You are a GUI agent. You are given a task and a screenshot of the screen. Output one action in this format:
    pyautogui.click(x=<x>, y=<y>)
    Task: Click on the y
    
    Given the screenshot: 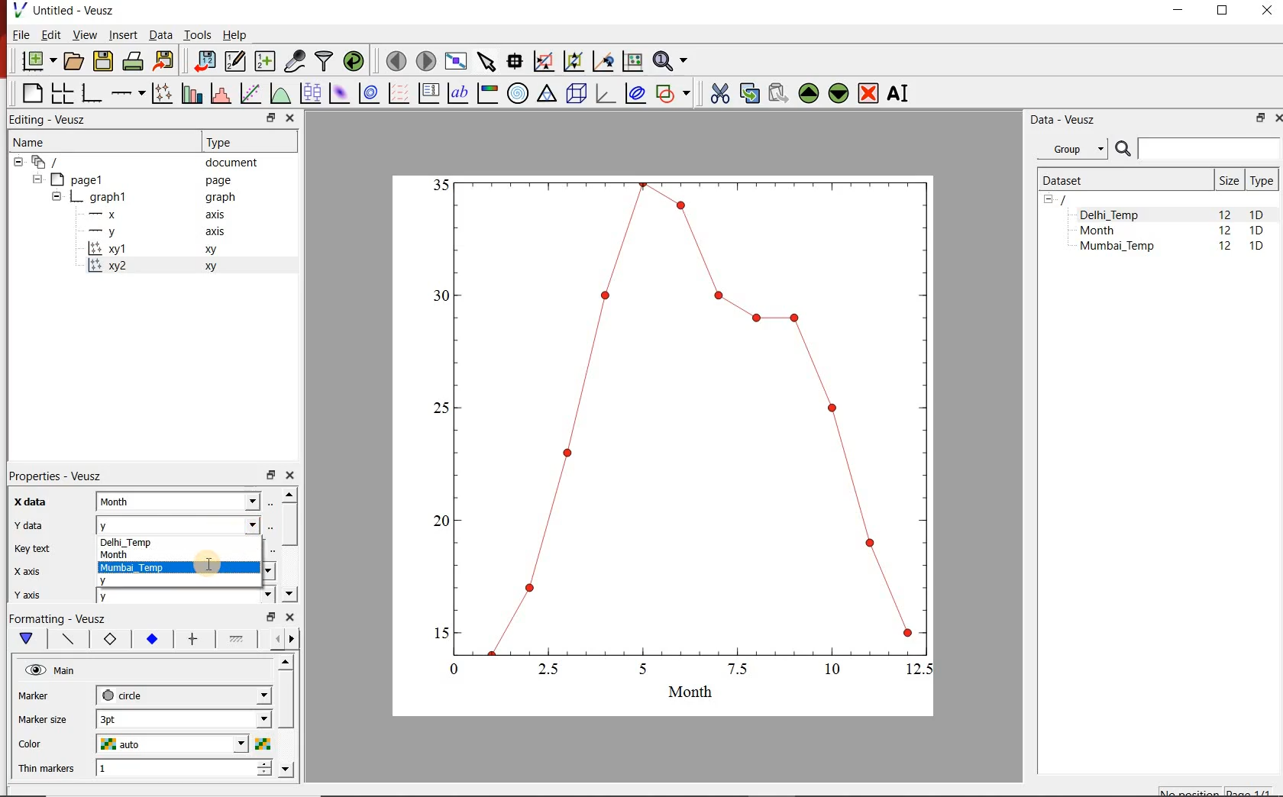 What is the action you would take?
    pyautogui.click(x=185, y=599)
    